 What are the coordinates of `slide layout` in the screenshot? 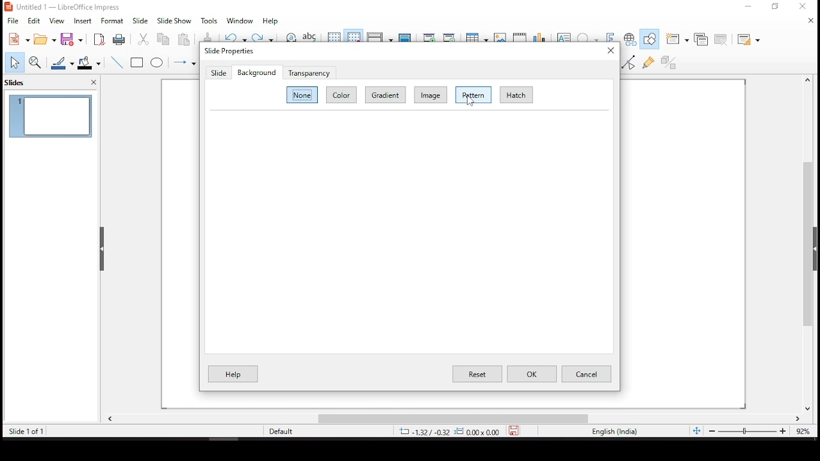 It's located at (748, 38).